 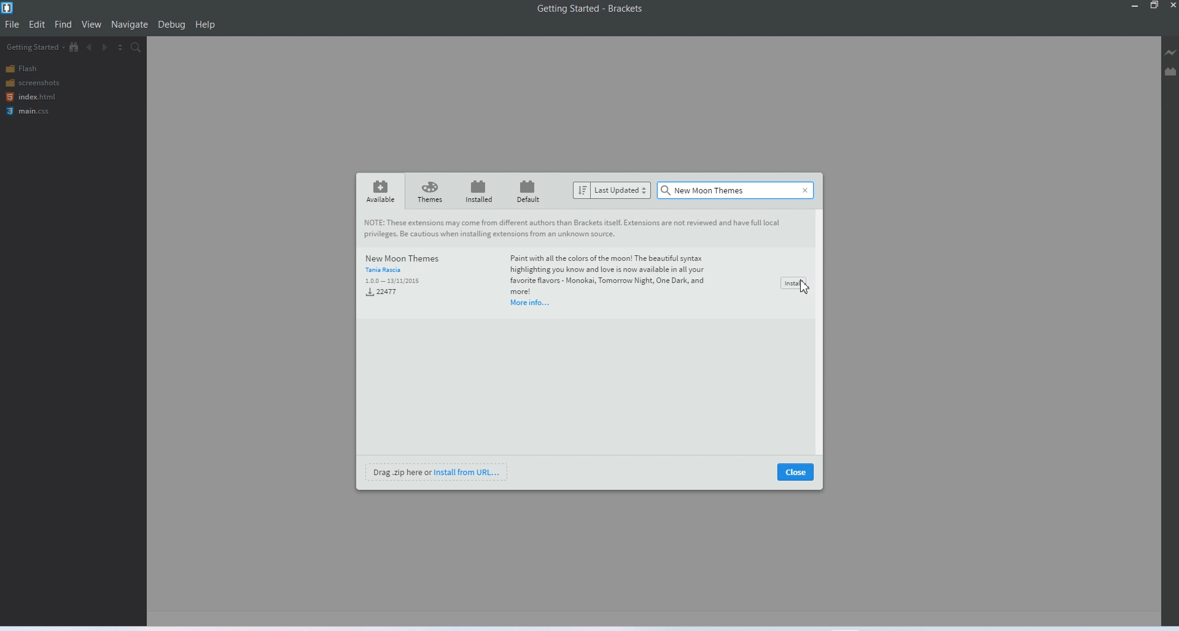 I want to click on close, so click(x=795, y=471).